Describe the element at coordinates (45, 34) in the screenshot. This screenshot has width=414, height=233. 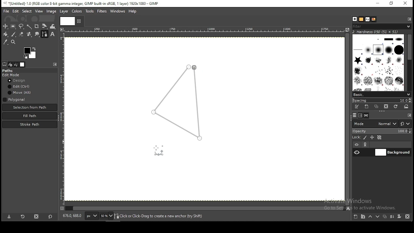
I see `paths tool` at that location.